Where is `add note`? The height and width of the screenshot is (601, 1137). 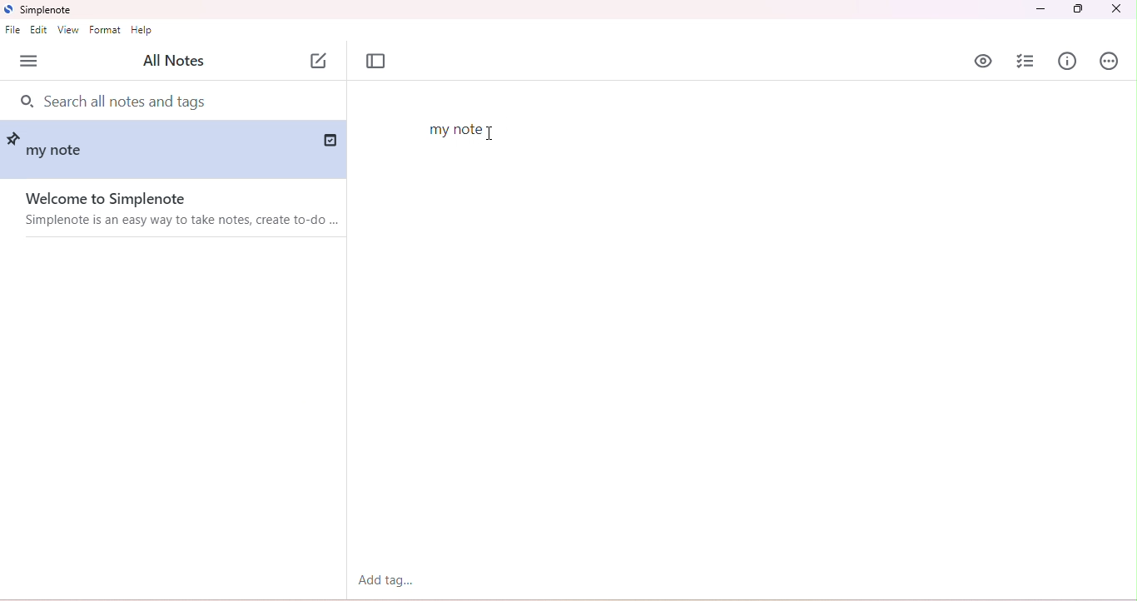
add note is located at coordinates (319, 62).